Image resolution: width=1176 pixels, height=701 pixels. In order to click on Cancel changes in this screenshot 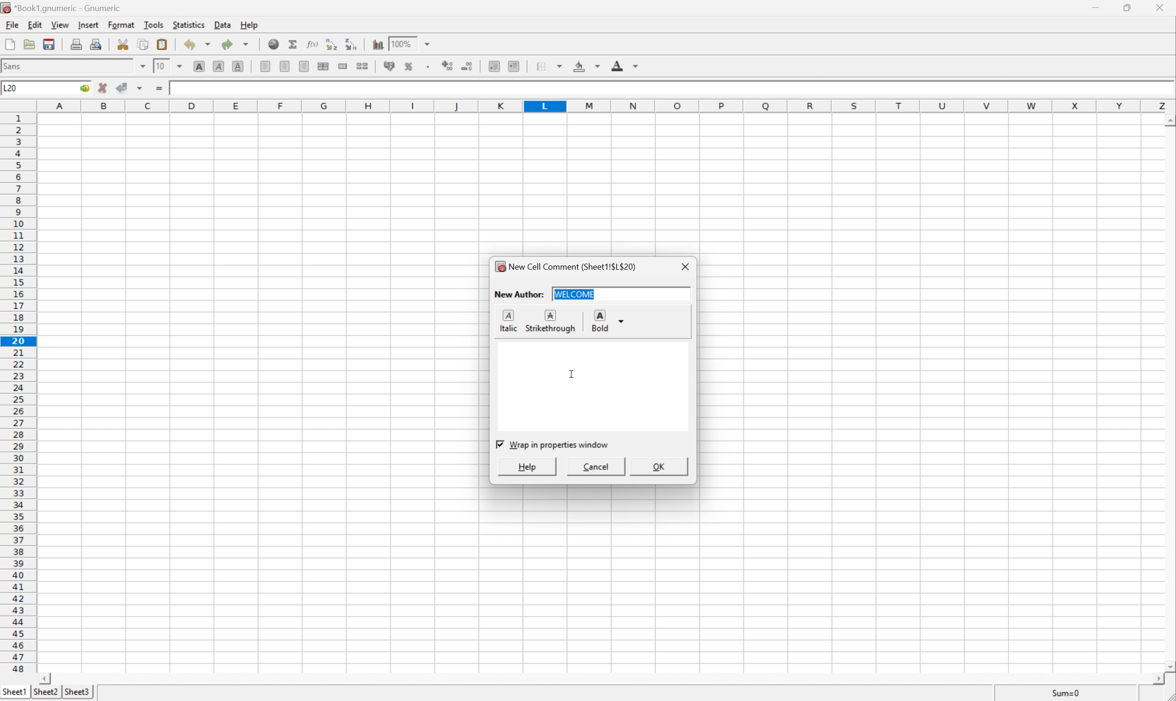, I will do `click(104, 89)`.